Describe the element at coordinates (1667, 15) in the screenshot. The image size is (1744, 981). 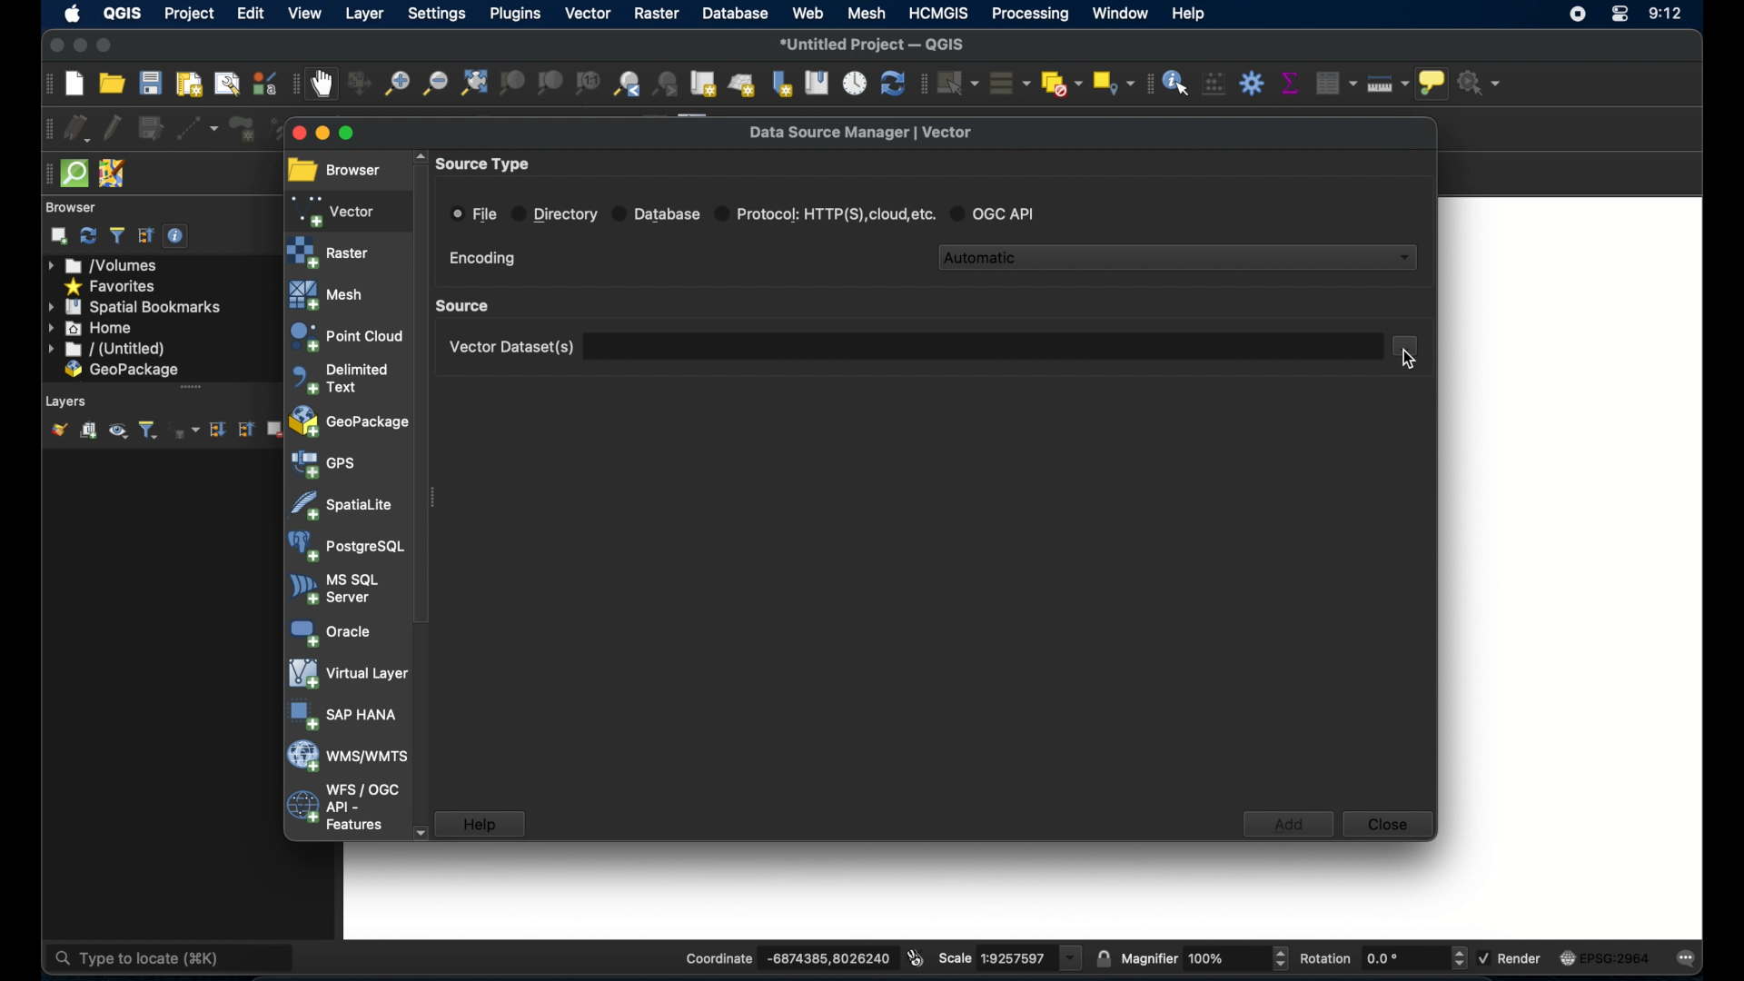
I see `time` at that location.